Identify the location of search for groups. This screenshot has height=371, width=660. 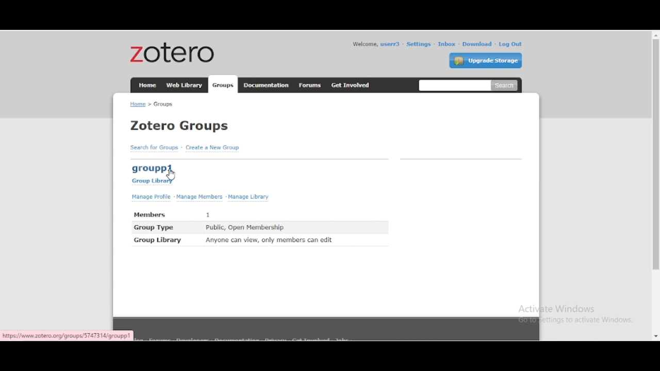
(154, 147).